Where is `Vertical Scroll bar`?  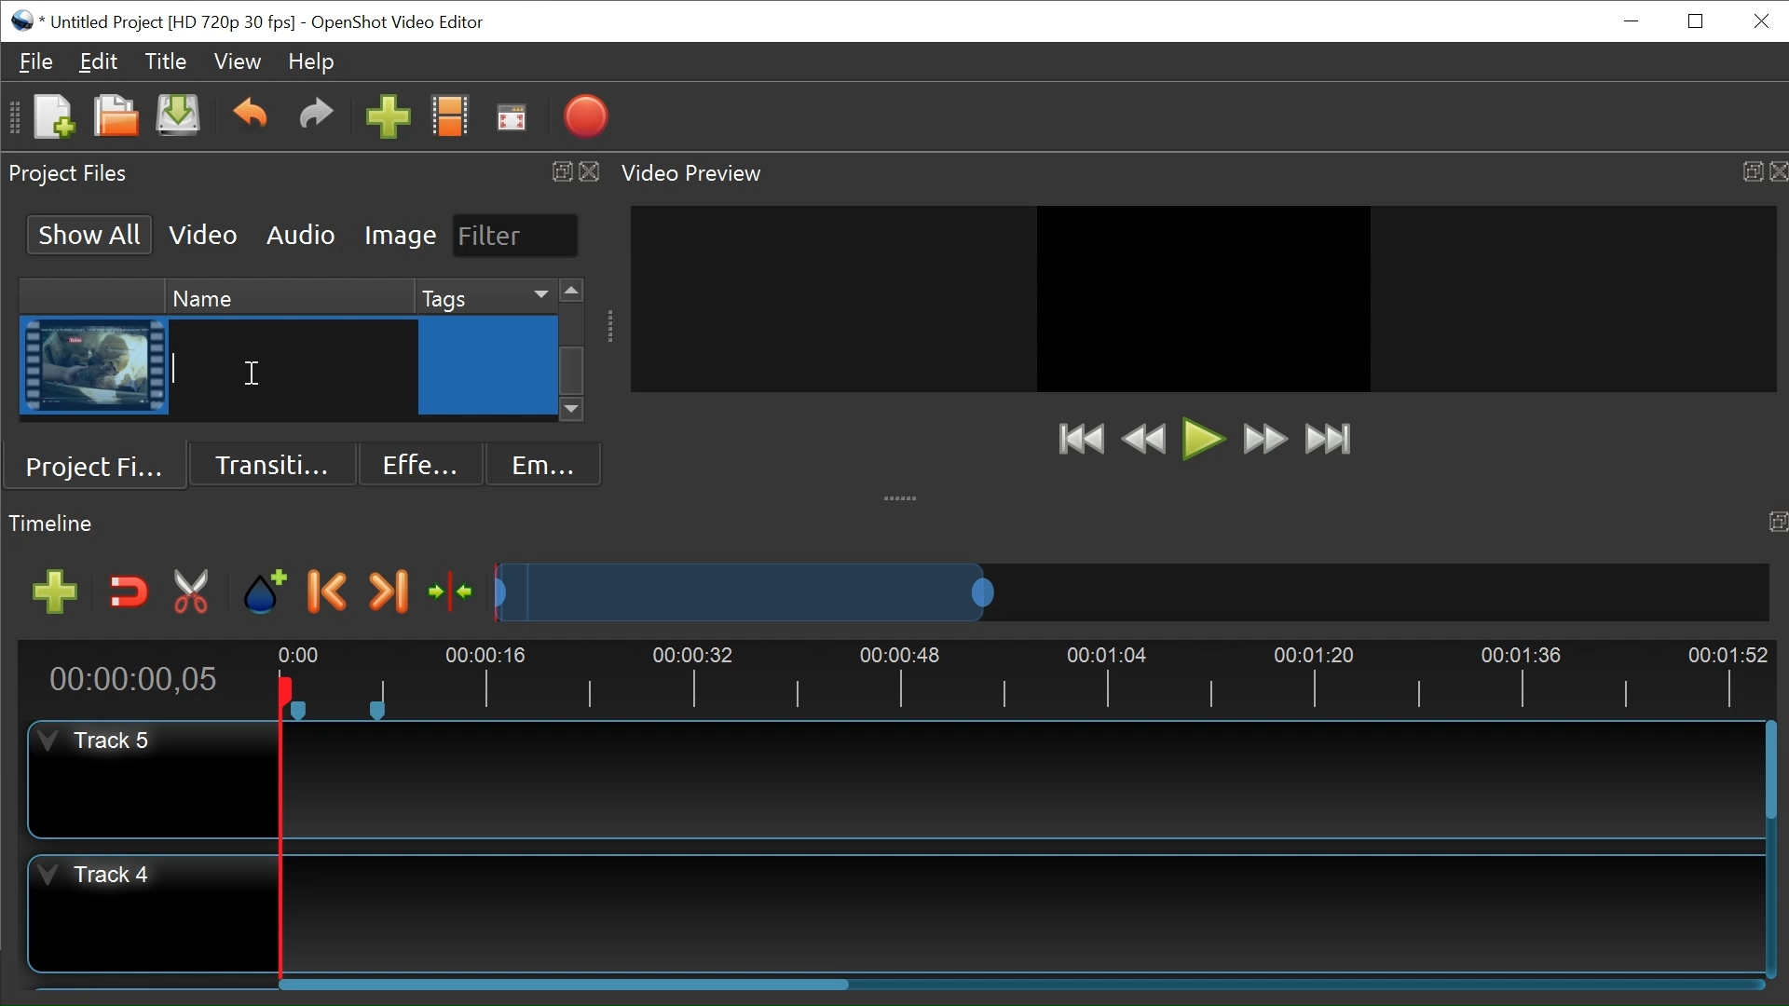
Vertical Scroll bar is located at coordinates (1769, 772).